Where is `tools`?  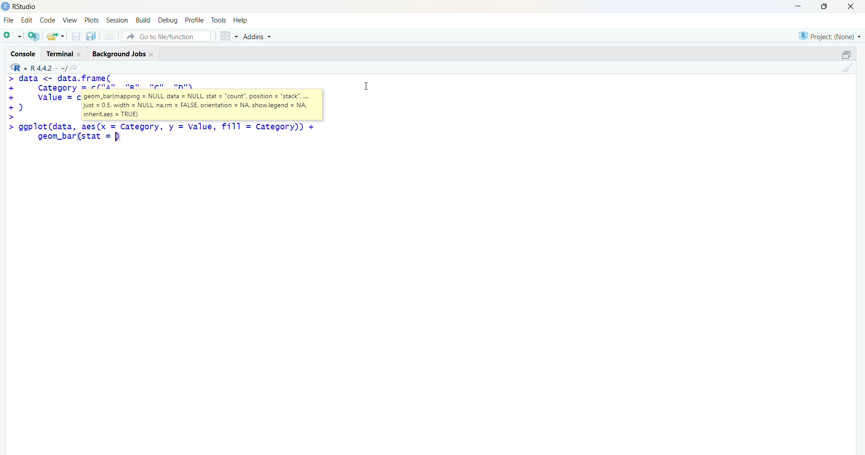 tools is located at coordinates (219, 20).